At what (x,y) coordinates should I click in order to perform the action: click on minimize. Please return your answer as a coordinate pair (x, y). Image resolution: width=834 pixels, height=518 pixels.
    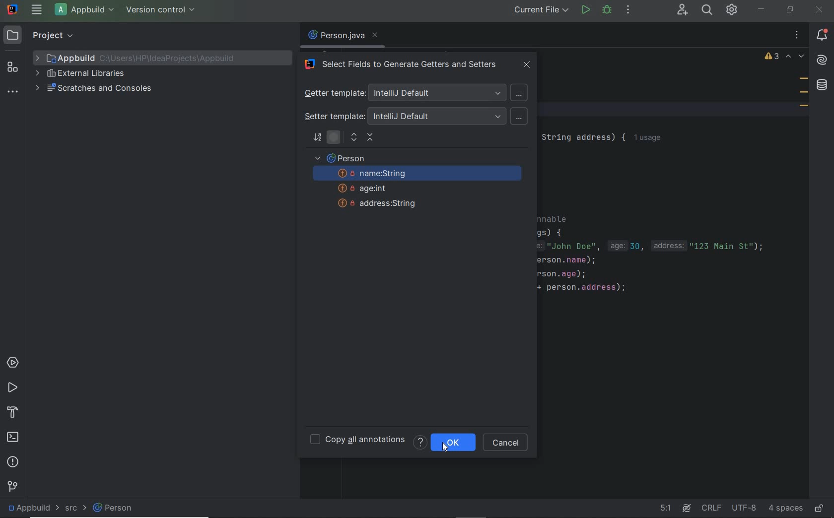
    Looking at the image, I should click on (761, 9).